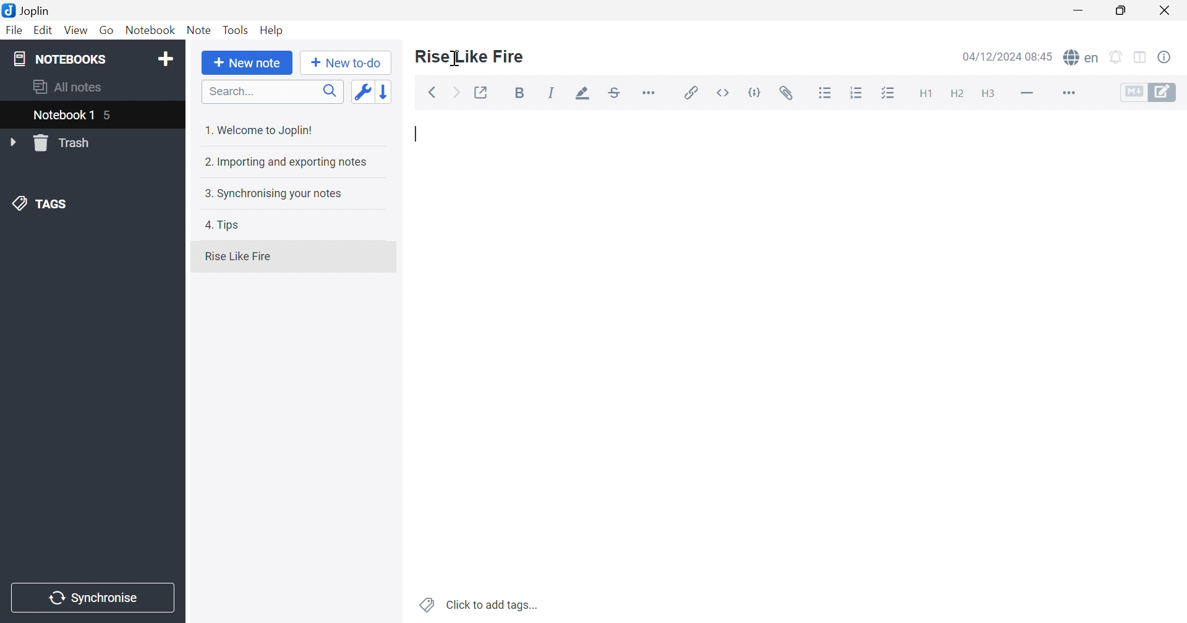  Describe the element at coordinates (788, 93) in the screenshot. I see `Attach file` at that location.